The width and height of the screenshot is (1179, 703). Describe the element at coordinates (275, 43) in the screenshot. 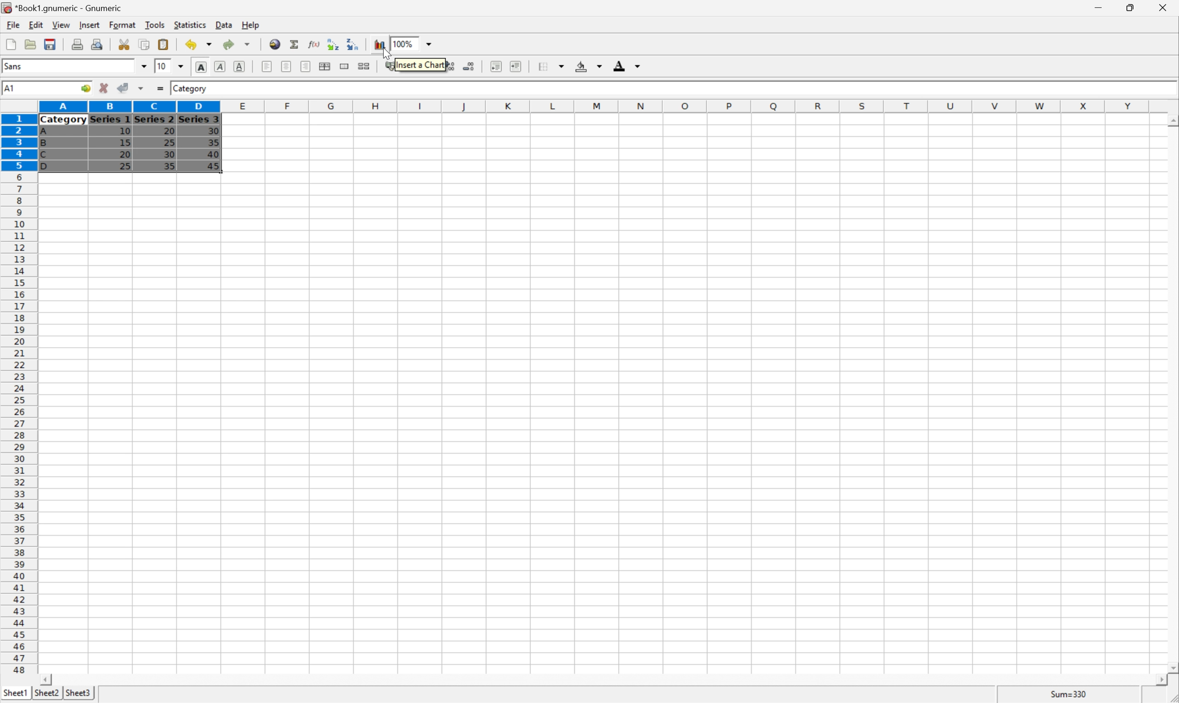

I see `Insert a hyperlink` at that location.